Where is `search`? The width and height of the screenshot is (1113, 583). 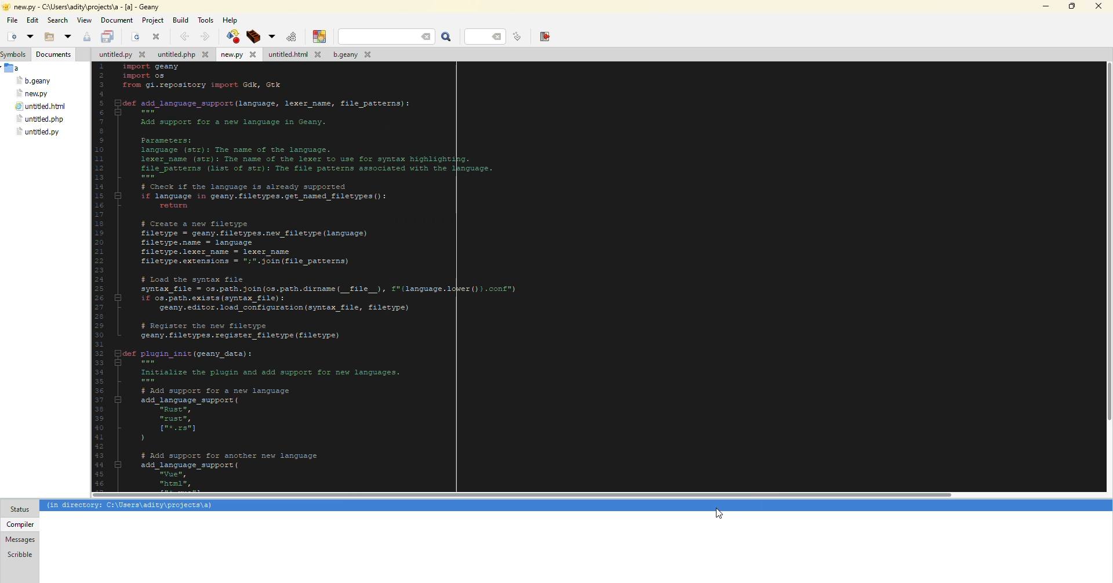
search is located at coordinates (387, 37).